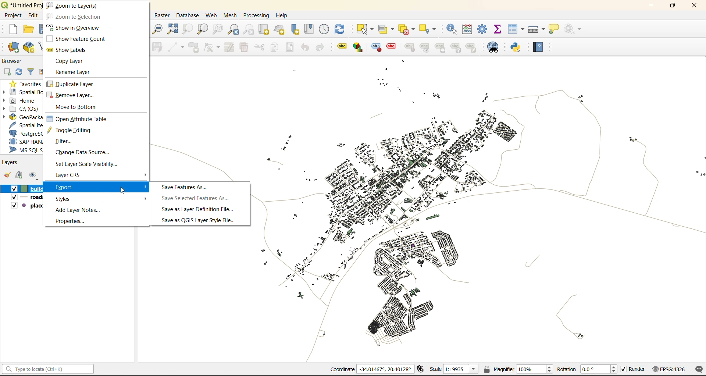  I want to click on maximize, so click(671, 7).